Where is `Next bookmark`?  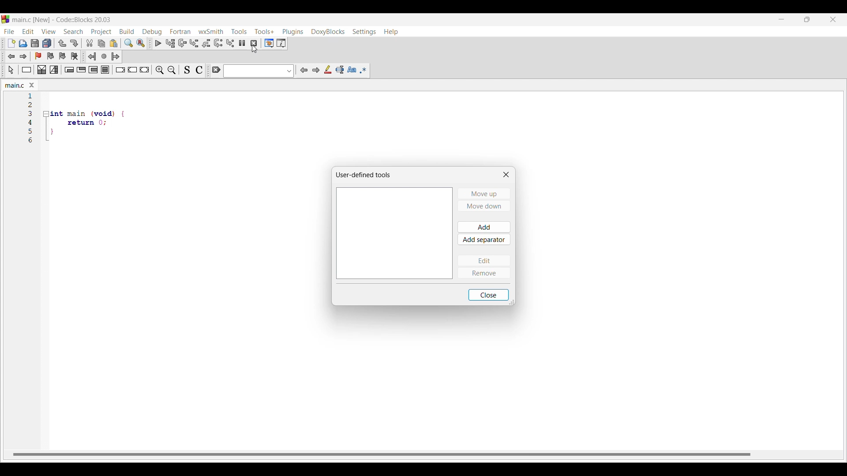 Next bookmark is located at coordinates (62, 56).